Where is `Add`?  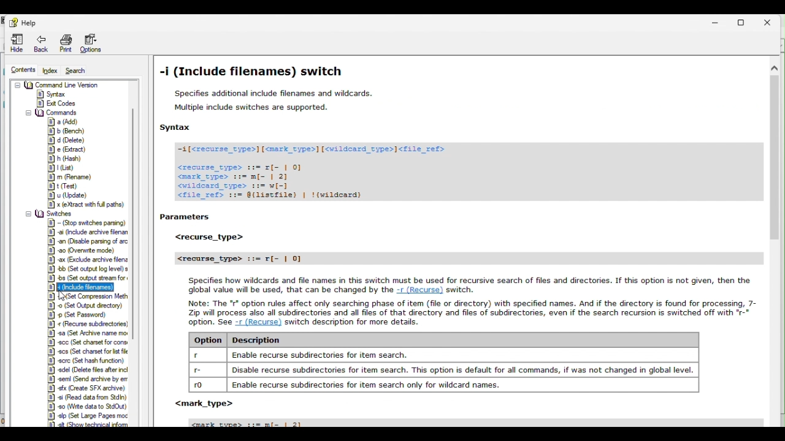 Add is located at coordinates (65, 122).